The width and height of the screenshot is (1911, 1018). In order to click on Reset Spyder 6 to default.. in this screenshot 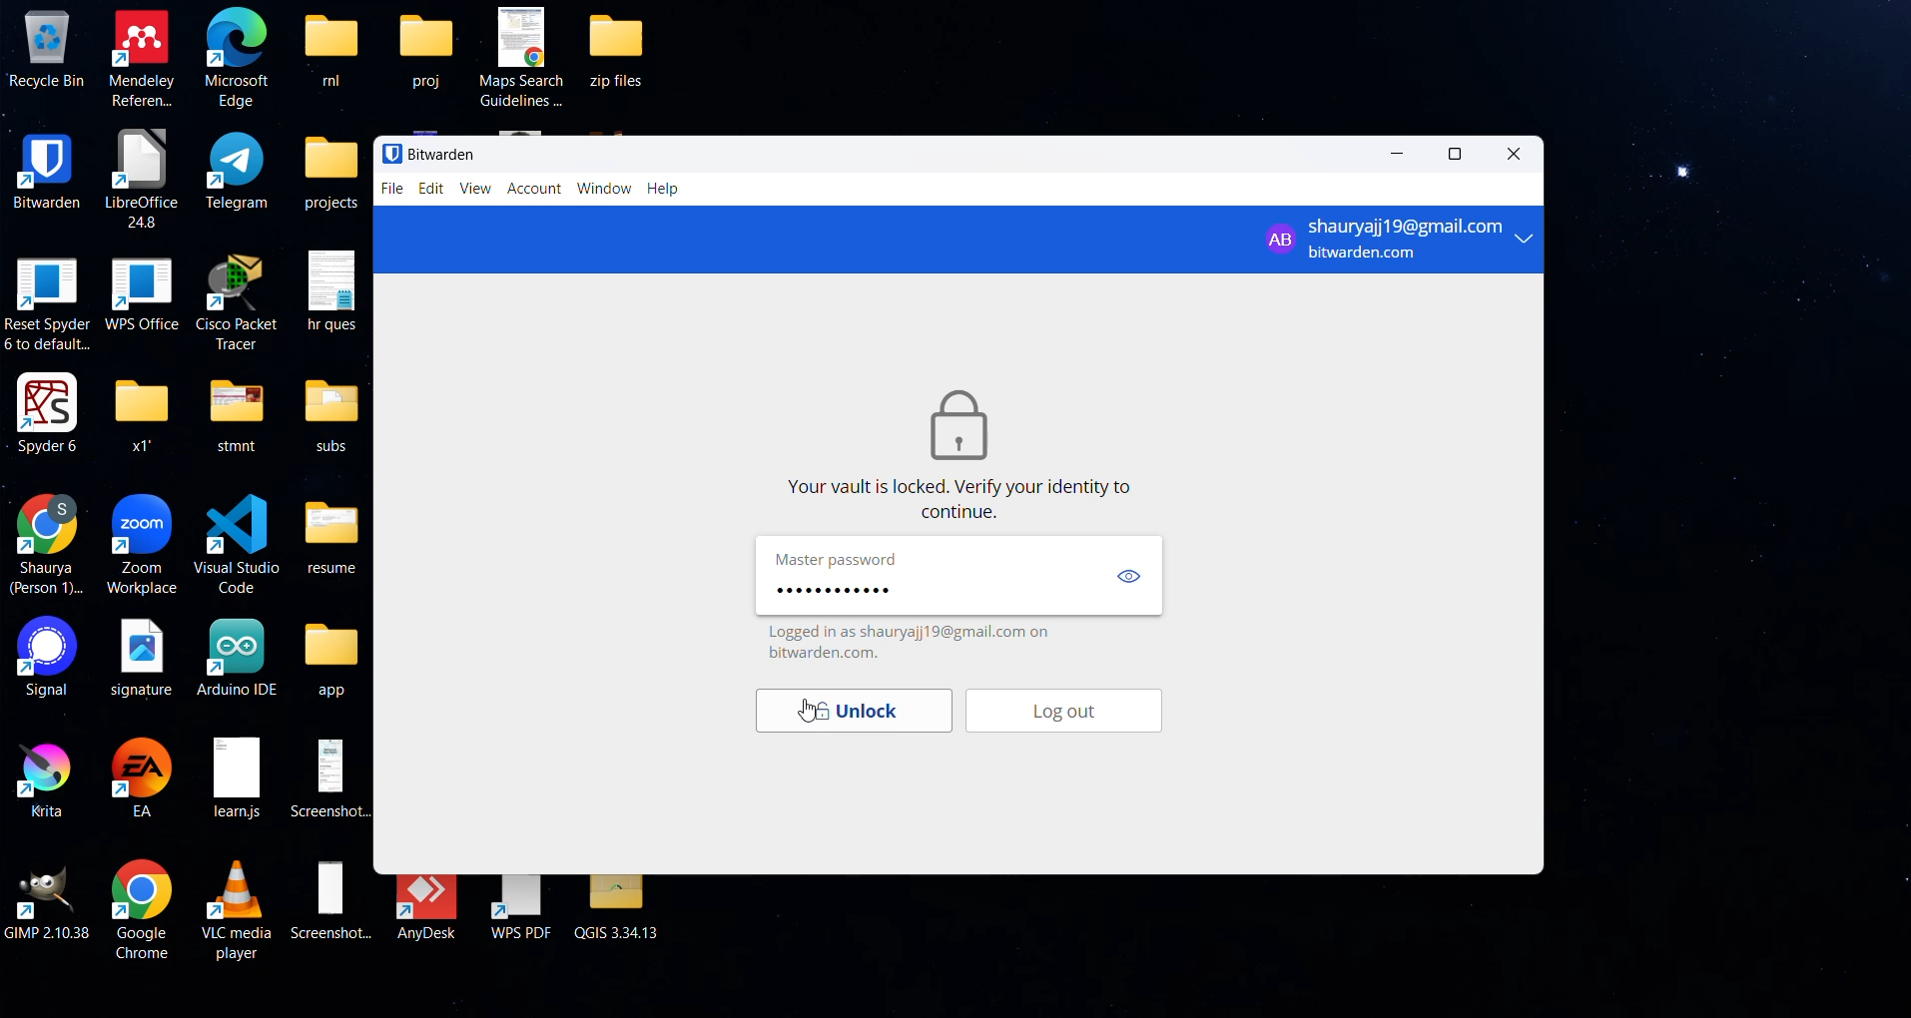, I will do `click(47, 303)`.